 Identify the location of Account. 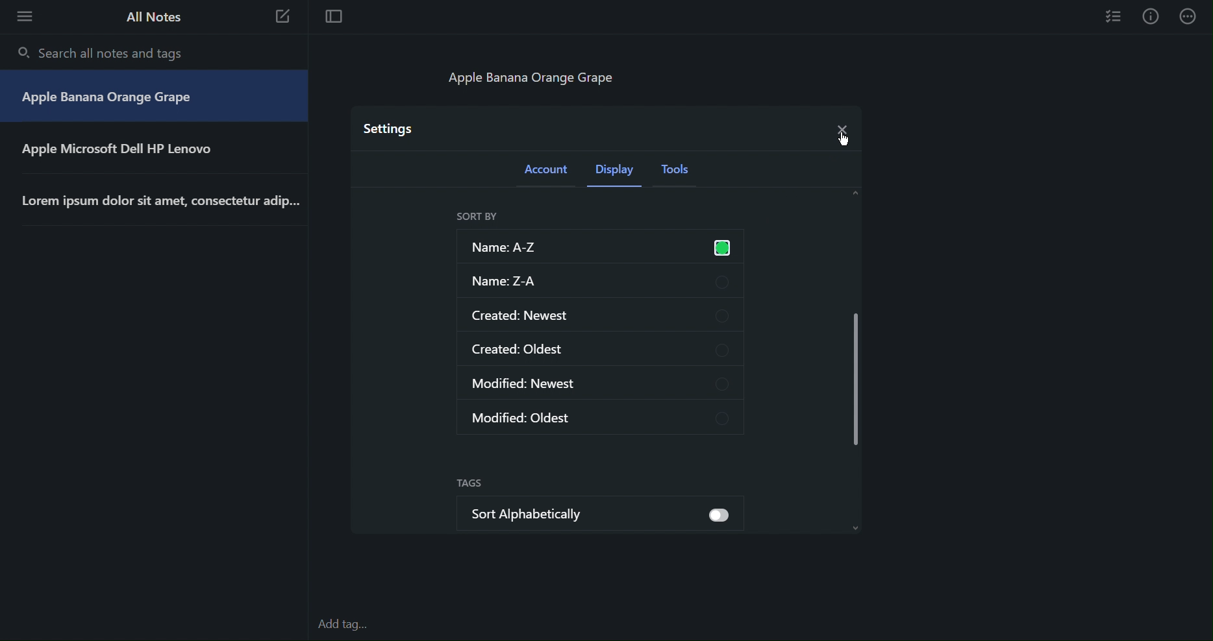
(547, 173).